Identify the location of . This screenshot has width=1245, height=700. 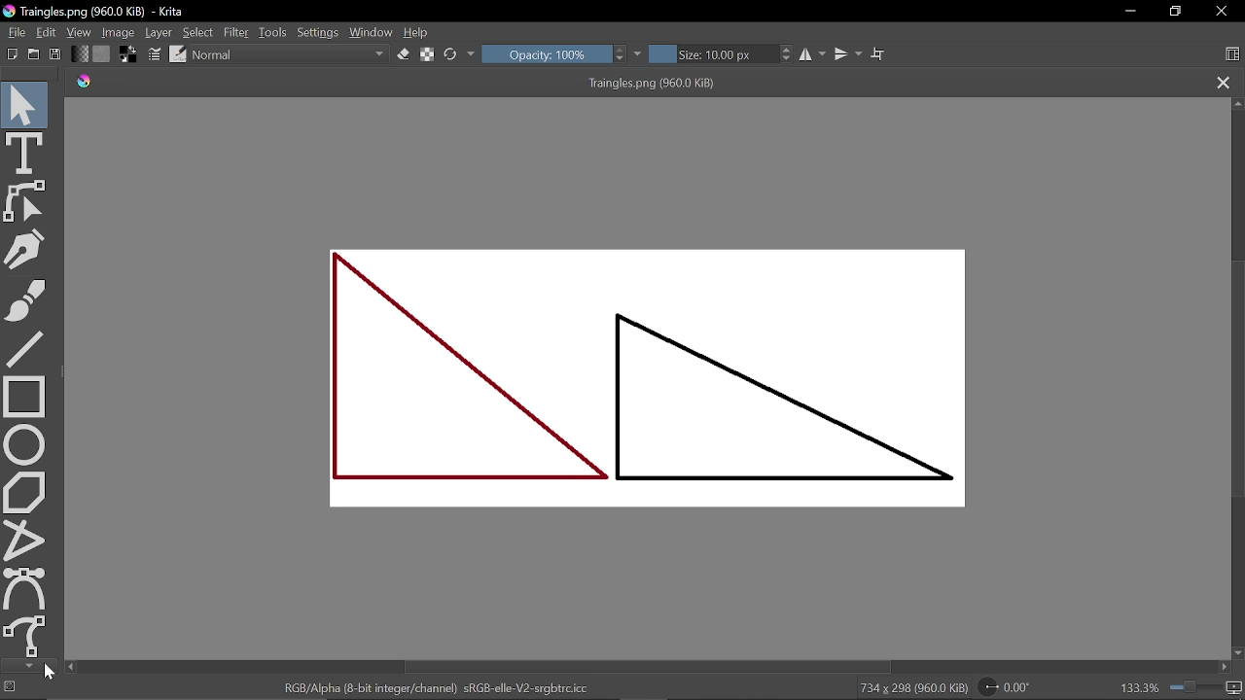
(28, 1186).